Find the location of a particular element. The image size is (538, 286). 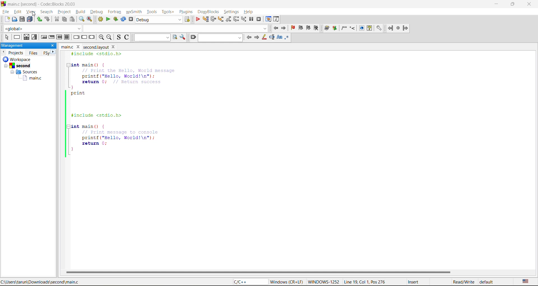

previous is located at coordinates (248, 37).